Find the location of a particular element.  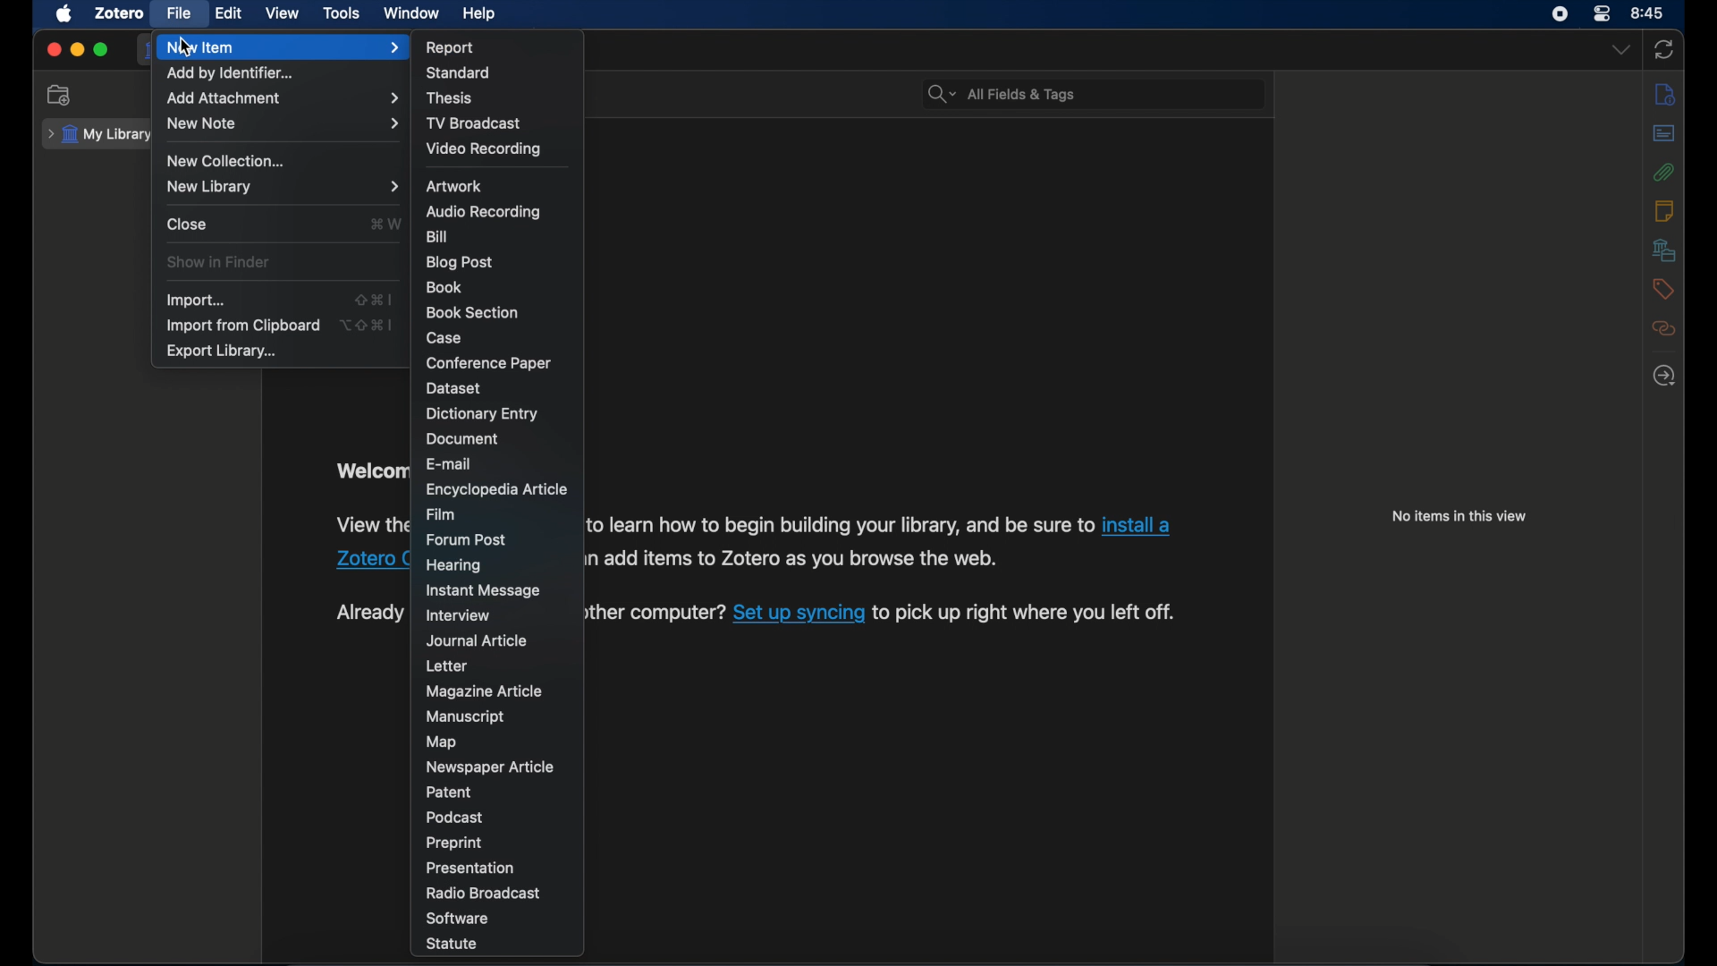

hearing is located at coordinates (454, 564).